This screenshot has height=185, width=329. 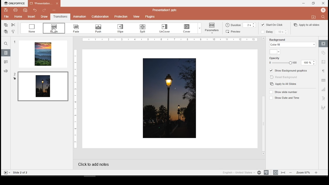 I want to click on , so click(x=324, y=108).